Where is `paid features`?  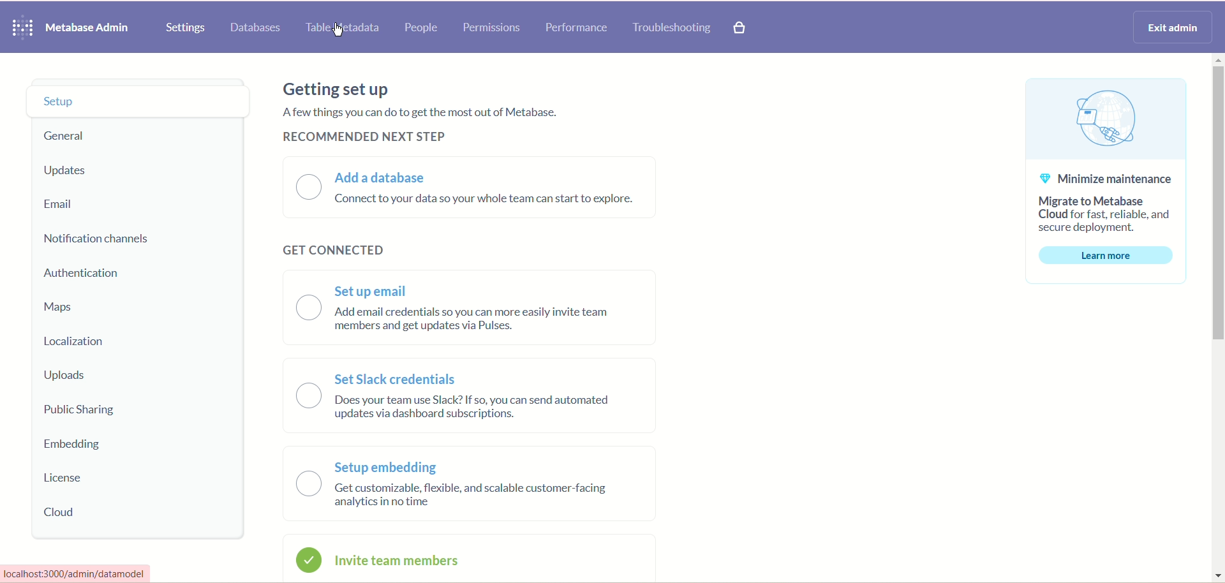
paid features is located at coordinates (741, 29).